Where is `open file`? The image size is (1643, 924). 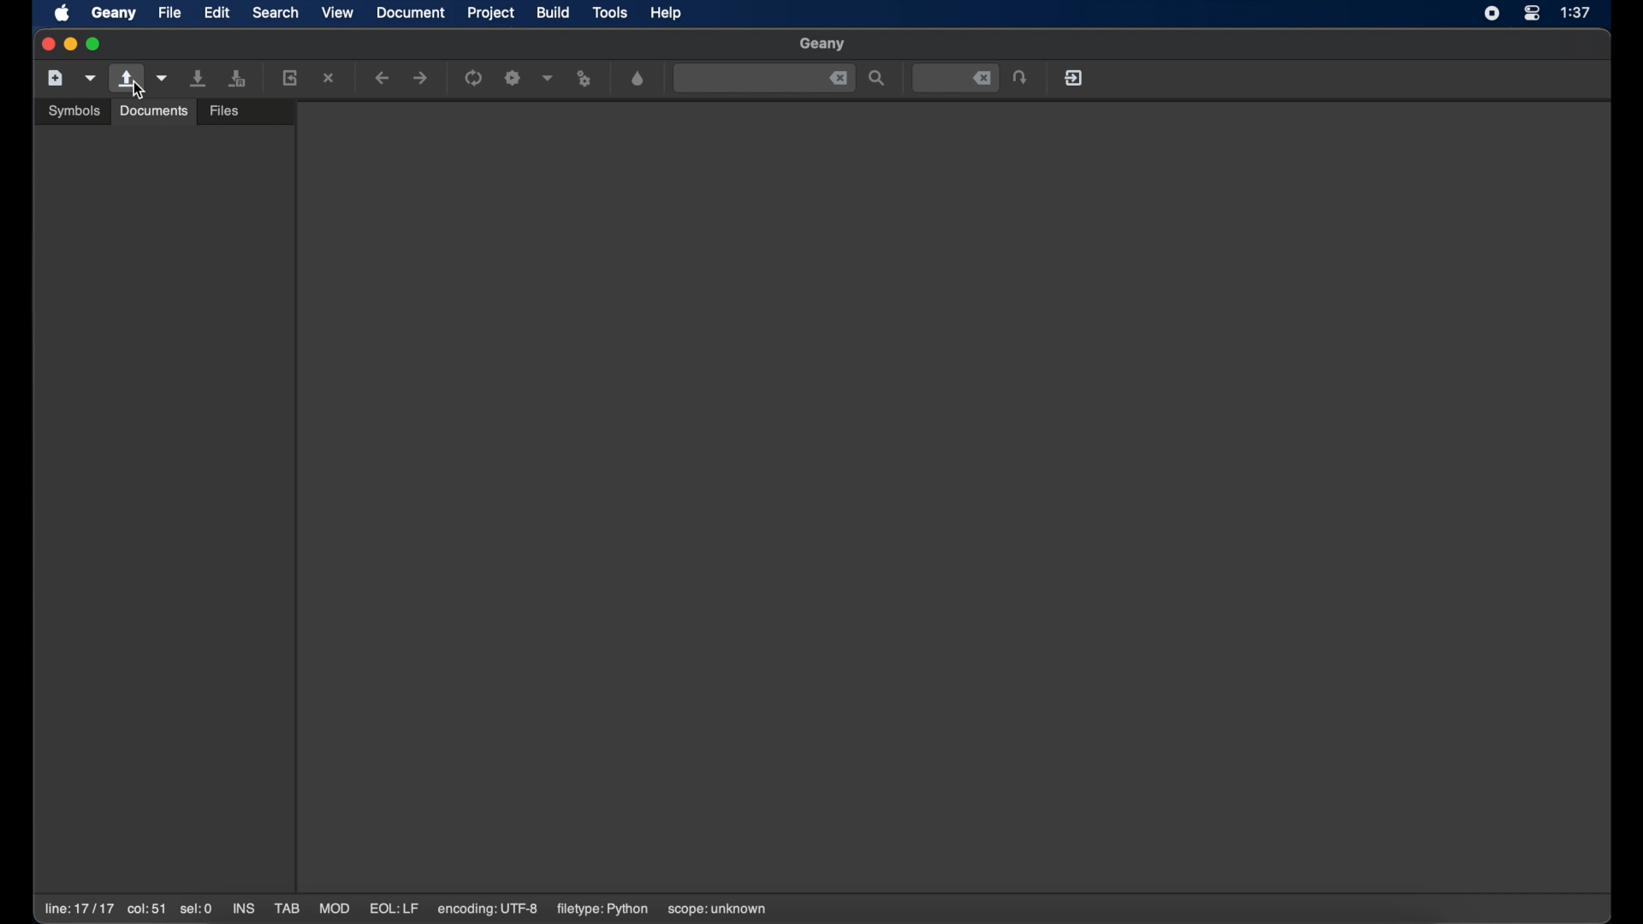
open file is located at coordinates (125, 79).